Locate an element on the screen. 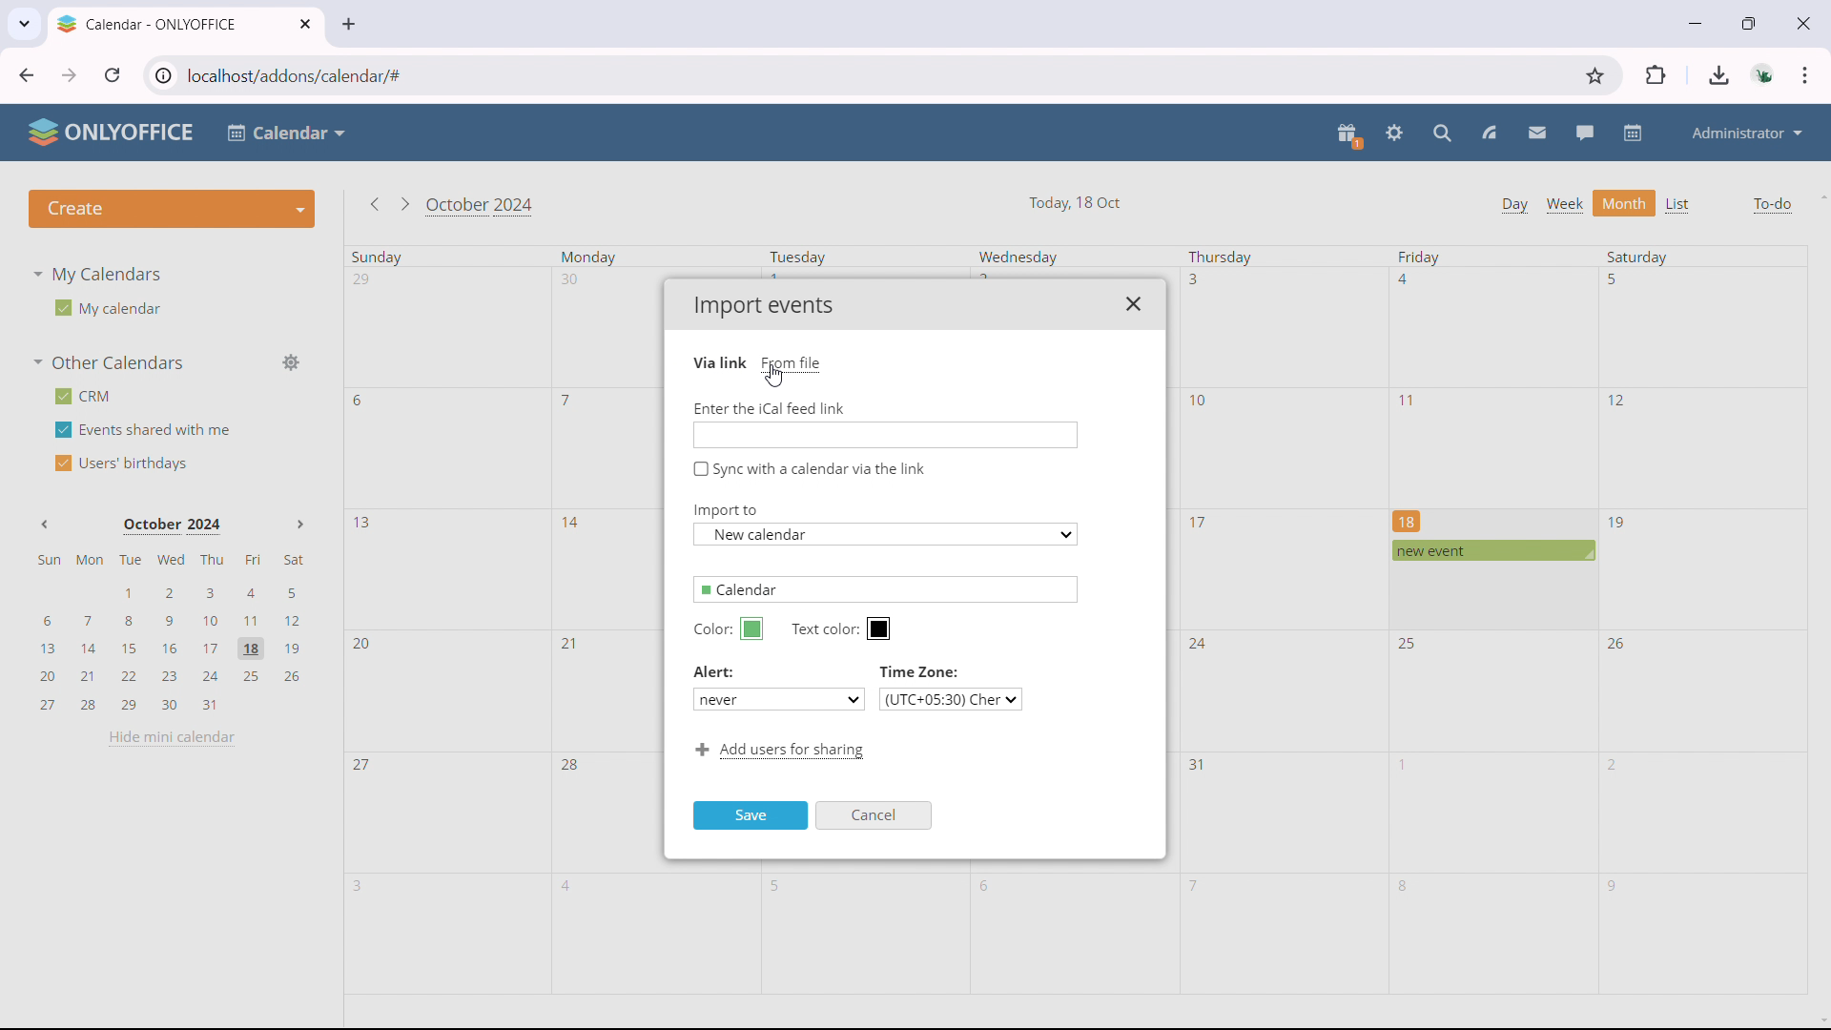 The width and height of the screenshot is (1831, 1030). 7 is located at coordinates (568, 402).